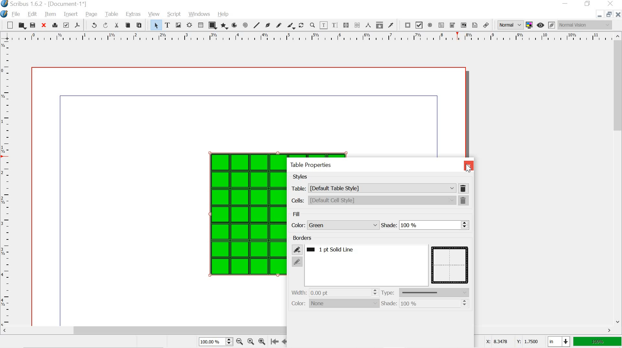  I want to click on type, so click(427, 293).